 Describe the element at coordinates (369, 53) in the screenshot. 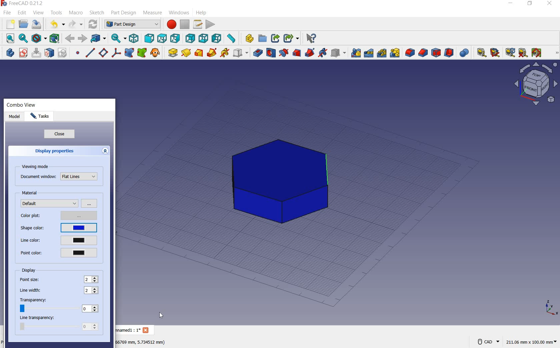

I see `linearpattern` at that location.